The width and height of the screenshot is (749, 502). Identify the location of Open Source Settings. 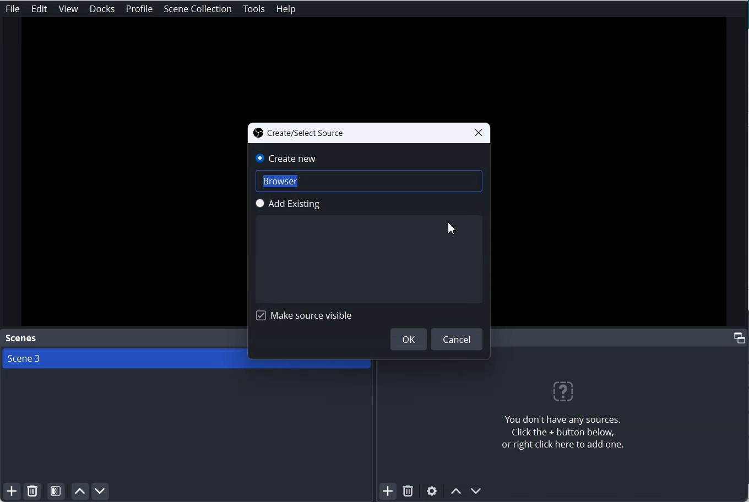
(431, 492).